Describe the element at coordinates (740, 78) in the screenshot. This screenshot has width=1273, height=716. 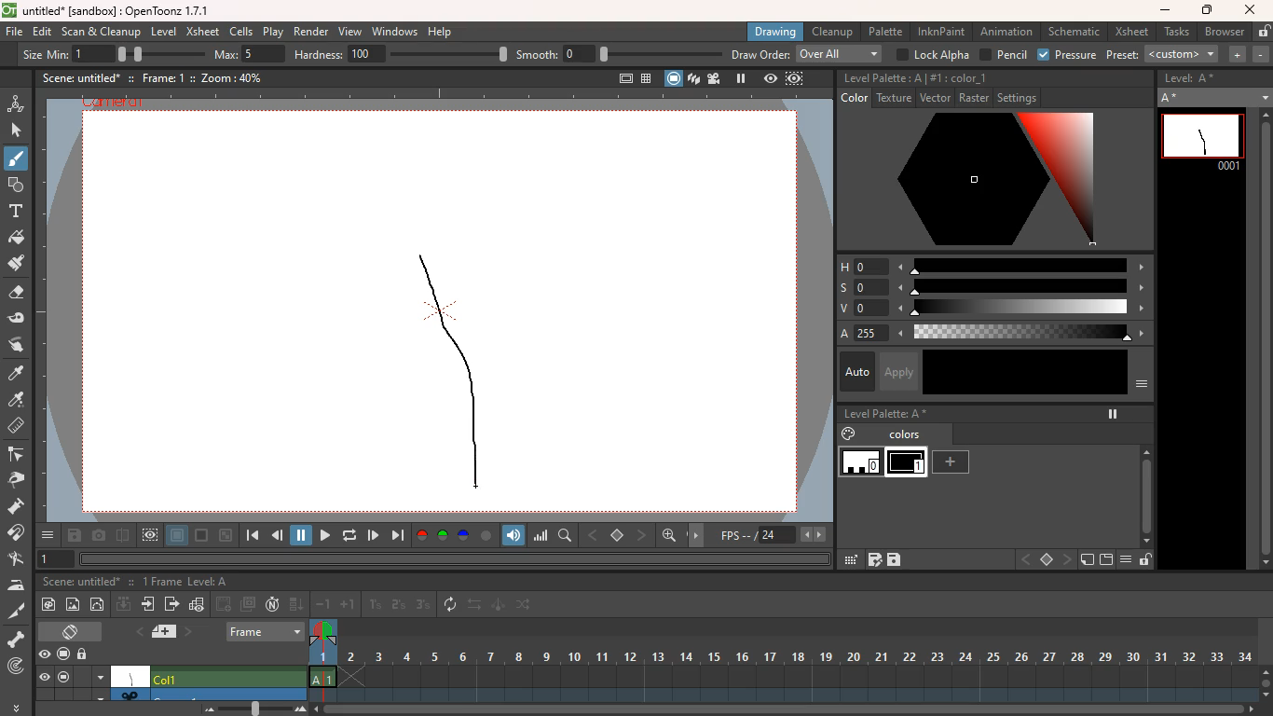
I see `pause` at that location.